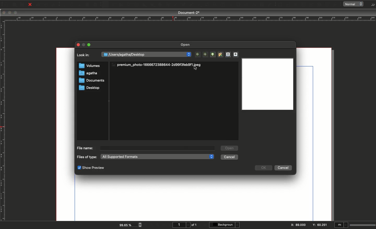  Describe the element at coordinates (145, 5) in the screenshot. I see `Shape` at that location.